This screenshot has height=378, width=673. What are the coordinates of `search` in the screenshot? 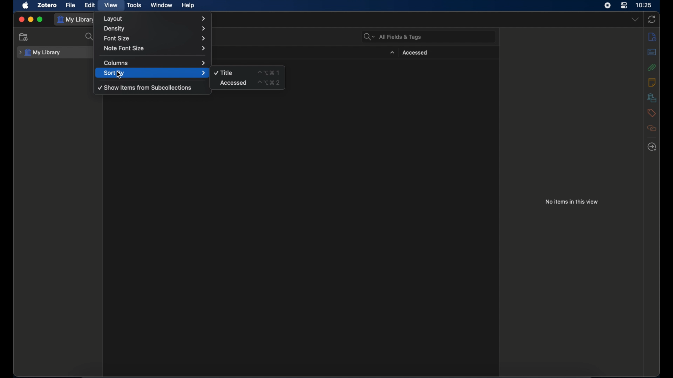 It's located at (89, 37).